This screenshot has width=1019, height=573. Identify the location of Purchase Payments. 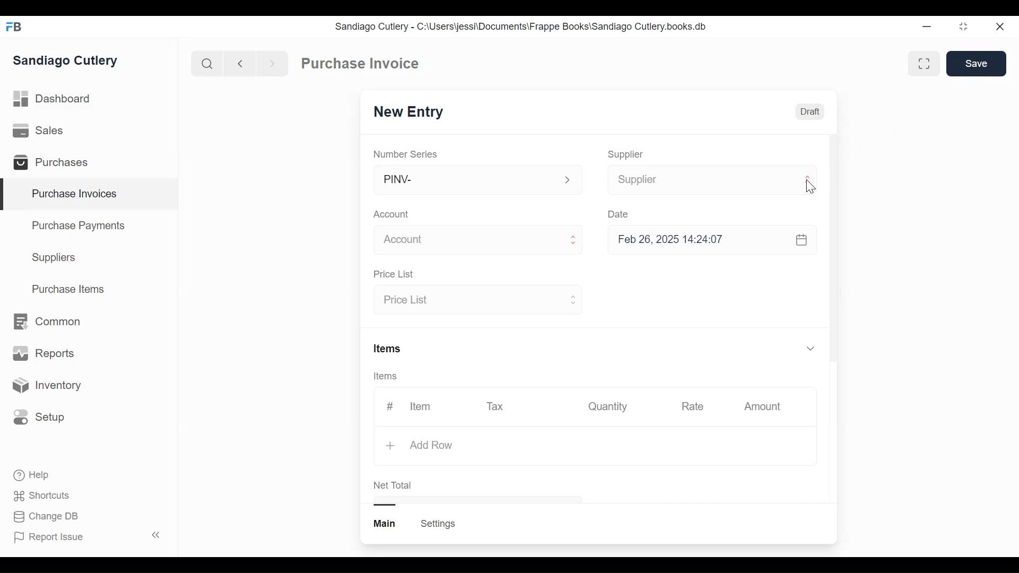
(80, 227).